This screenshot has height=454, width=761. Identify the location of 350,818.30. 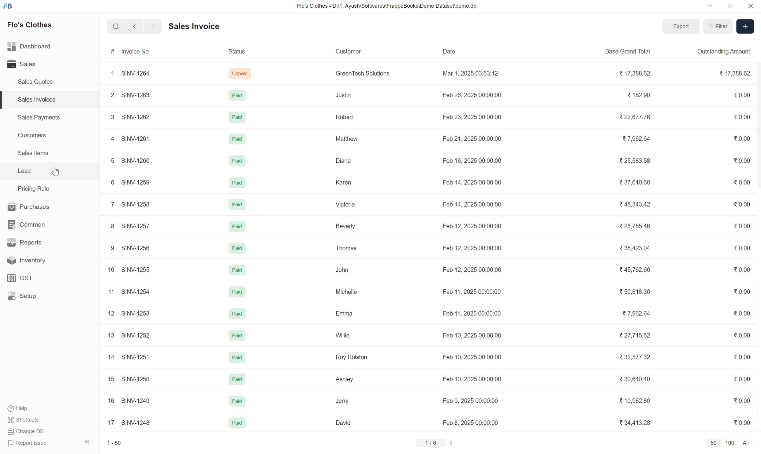
(636, 292).